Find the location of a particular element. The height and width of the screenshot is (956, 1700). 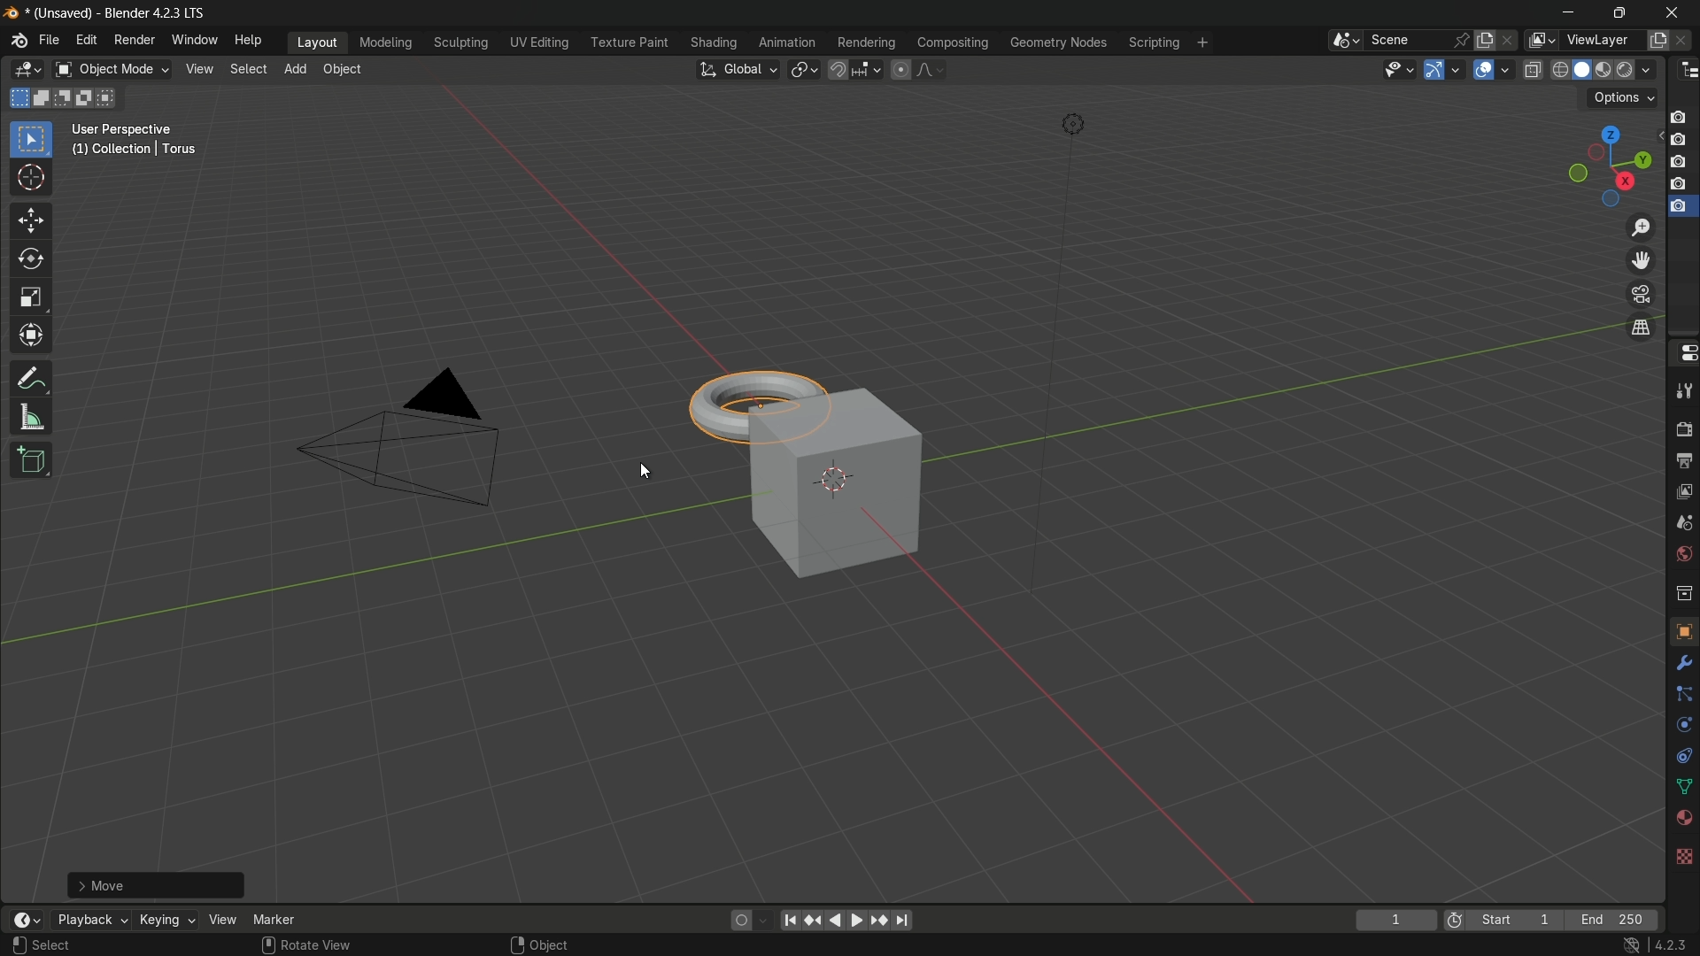

transformation is located at coordinates (33, 337).